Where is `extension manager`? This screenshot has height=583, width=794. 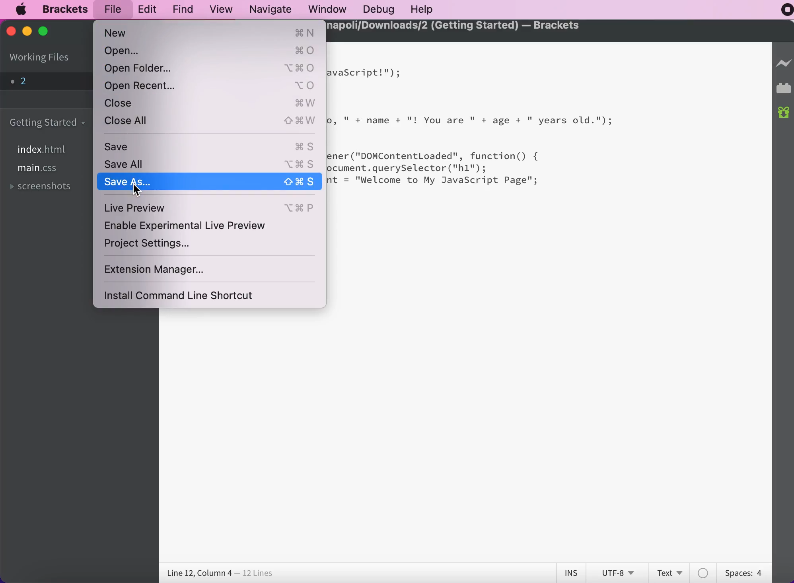 extension manager is located at coordinates (168, 270).